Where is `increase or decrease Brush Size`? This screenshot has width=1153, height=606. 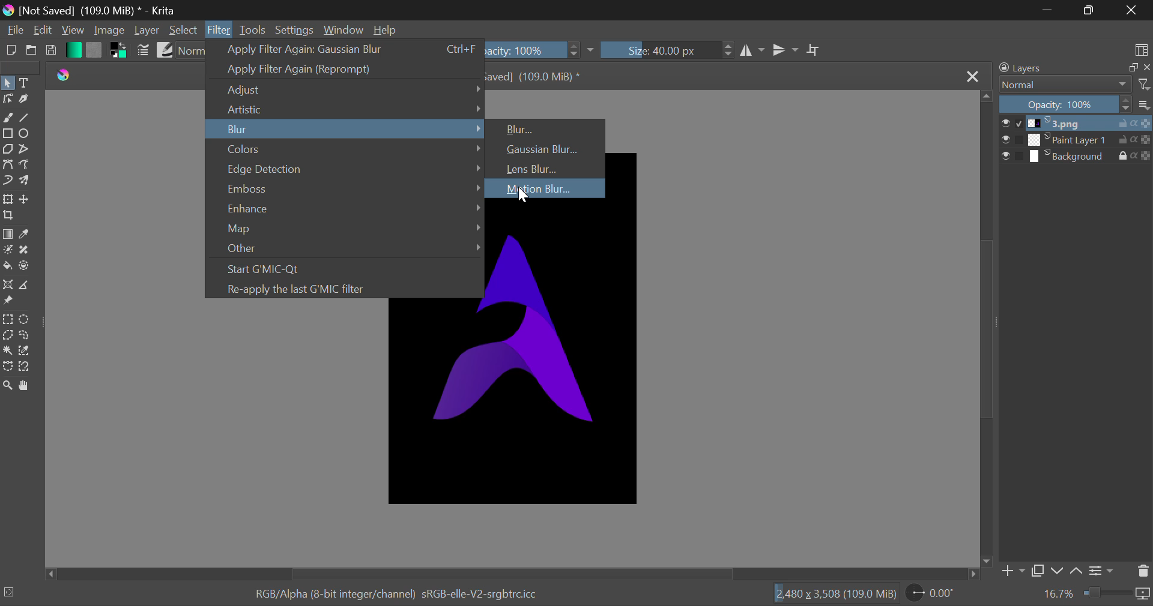 increase or decrease Brush Size is located at coordinates (728, 52).